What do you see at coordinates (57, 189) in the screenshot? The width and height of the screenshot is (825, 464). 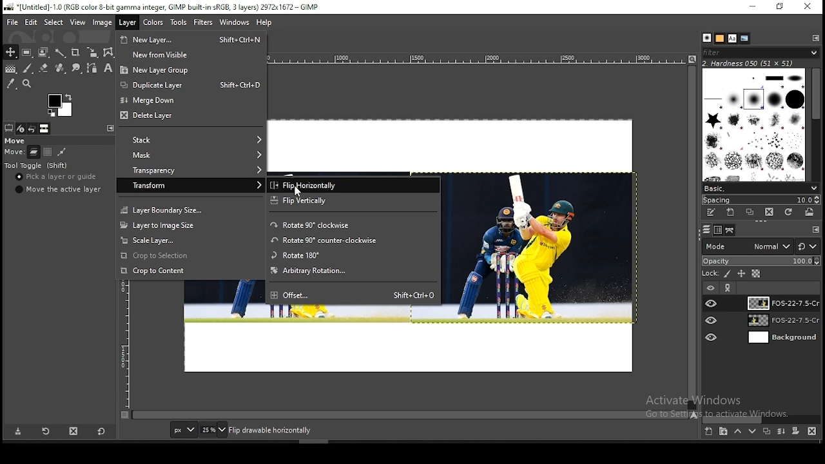 I see `move the active layer` at bounding box center [57, 189].